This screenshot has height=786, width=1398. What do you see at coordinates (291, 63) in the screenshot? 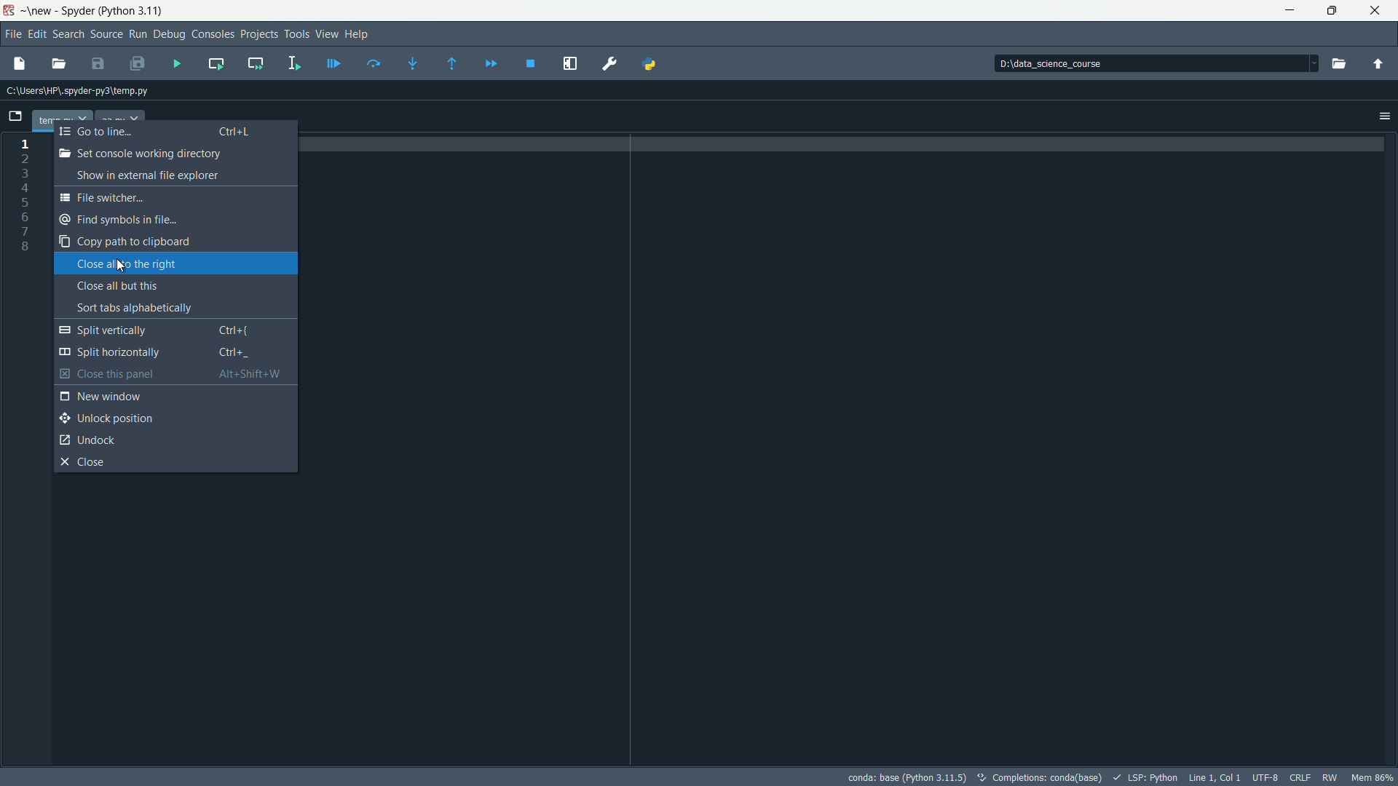
I see `run slection or current line` at bounding box center [291, 63].